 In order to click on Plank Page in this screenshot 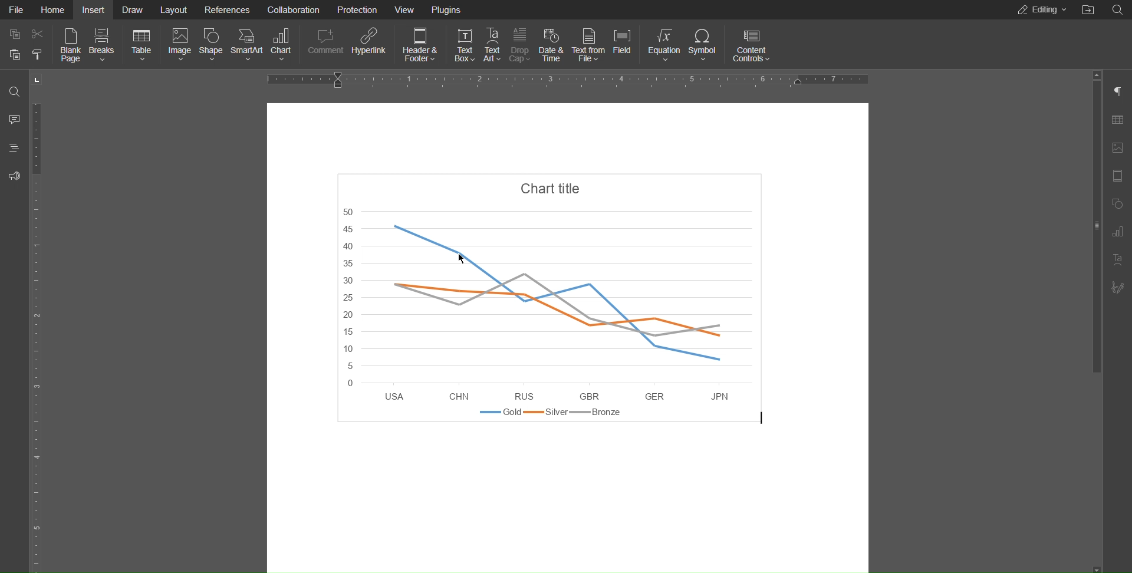, I will do `click(70, 47)`.